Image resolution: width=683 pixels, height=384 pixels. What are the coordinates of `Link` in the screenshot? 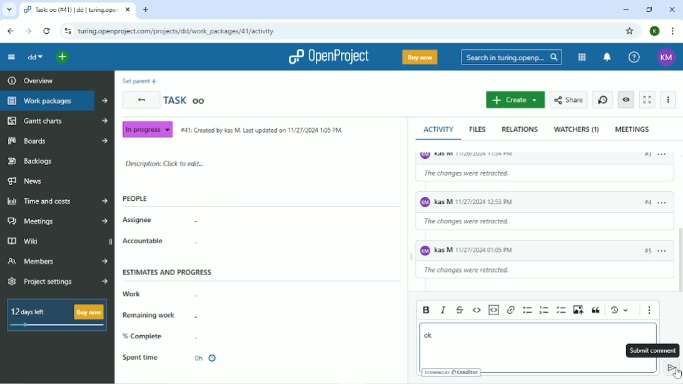 It's located at (510, 310).